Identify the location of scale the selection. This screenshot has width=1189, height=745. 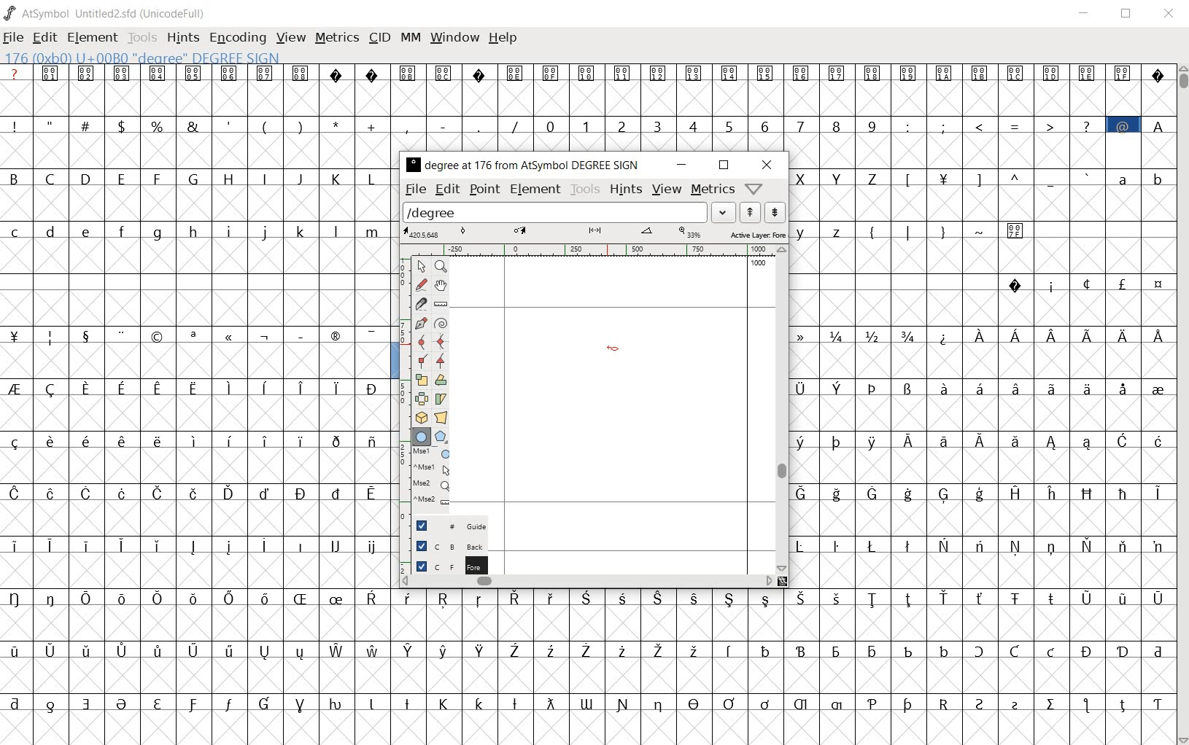
(419, 380).